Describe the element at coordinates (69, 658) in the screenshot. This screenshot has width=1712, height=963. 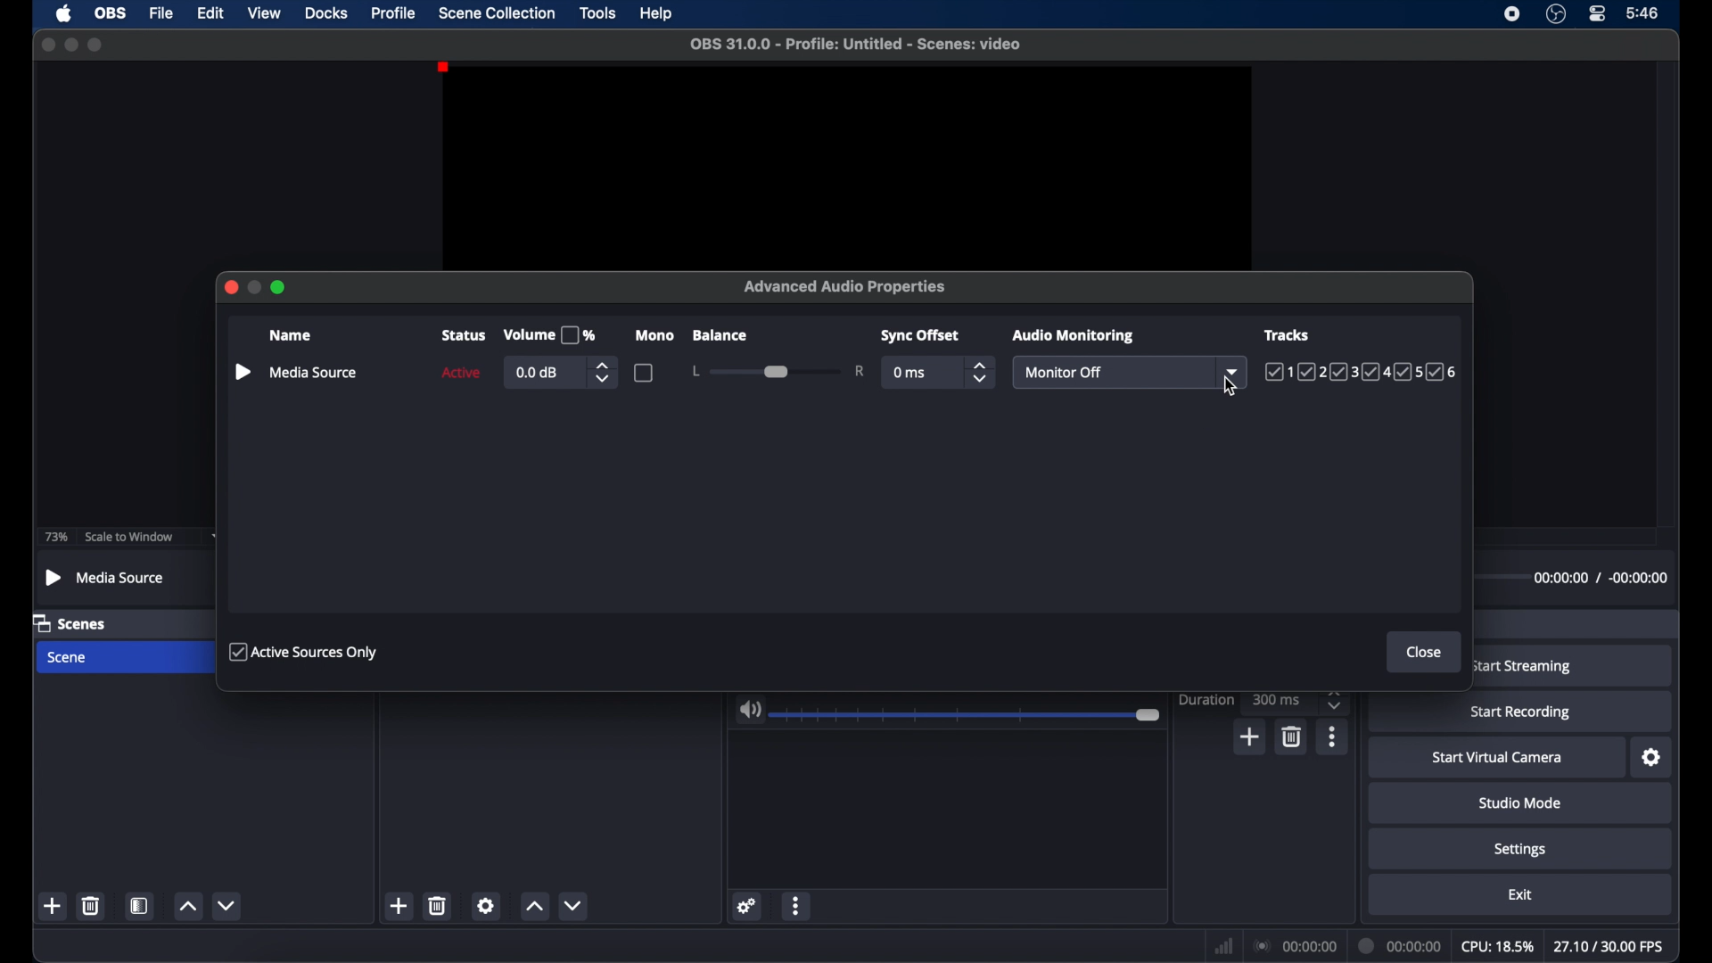
I see `scene` at that location.